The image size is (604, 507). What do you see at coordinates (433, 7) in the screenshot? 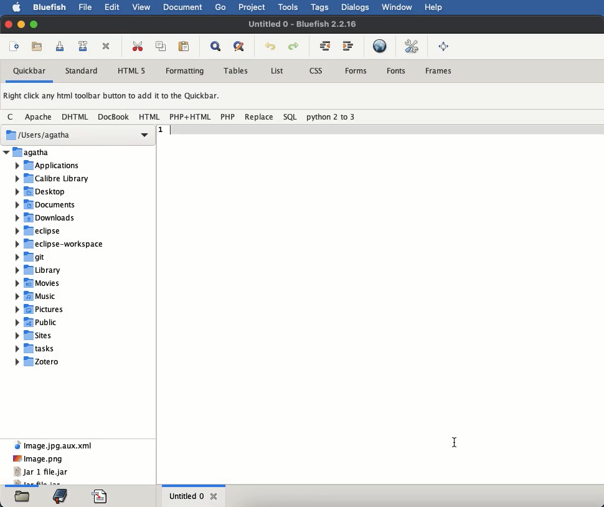
I see `help` at bounding box center [433, 7].